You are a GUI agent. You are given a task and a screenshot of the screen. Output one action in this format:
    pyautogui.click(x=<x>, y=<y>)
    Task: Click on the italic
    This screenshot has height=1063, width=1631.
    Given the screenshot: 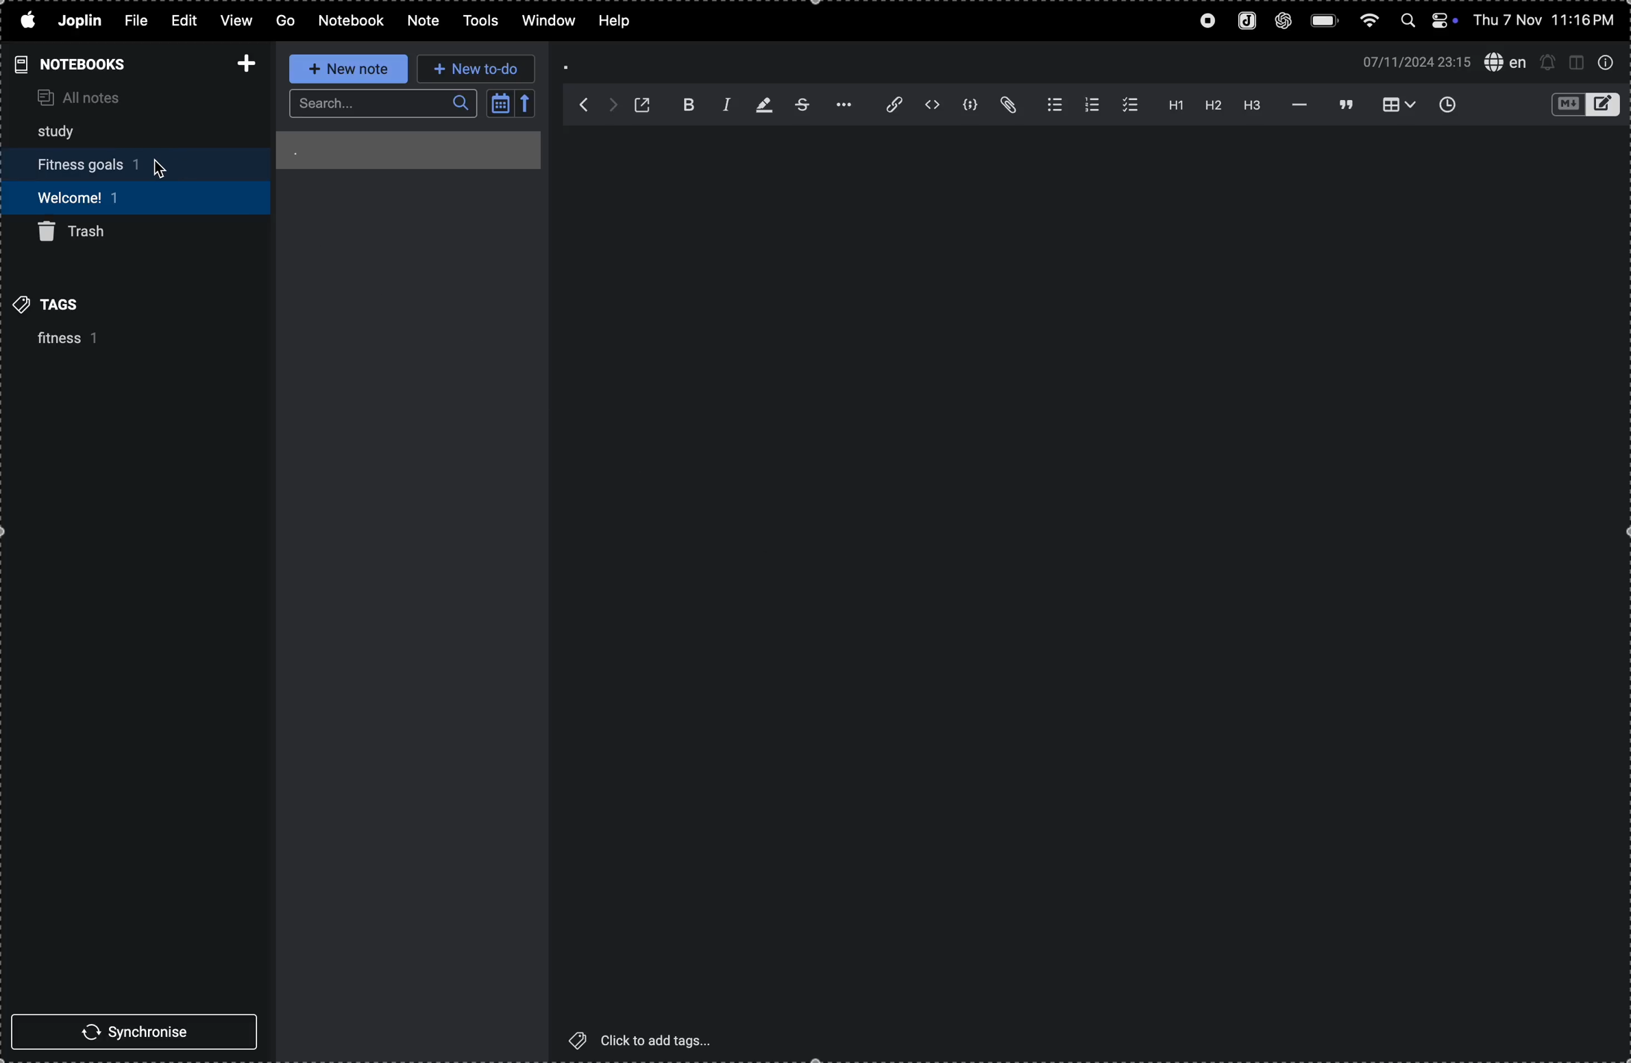 What is the action you would take?
    pyautogui.click(x=718, y=106)
    